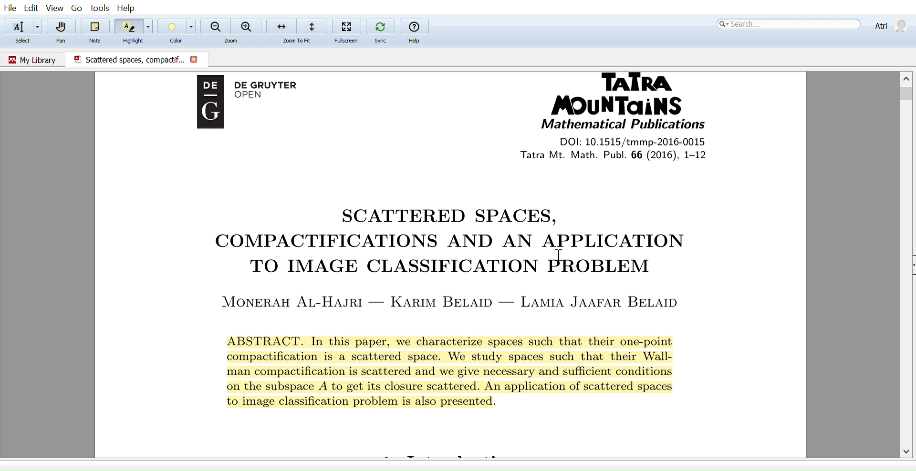  Describe the element at coordinates (300, 41) in the screenshot. I see `zoom to fit` at that location.